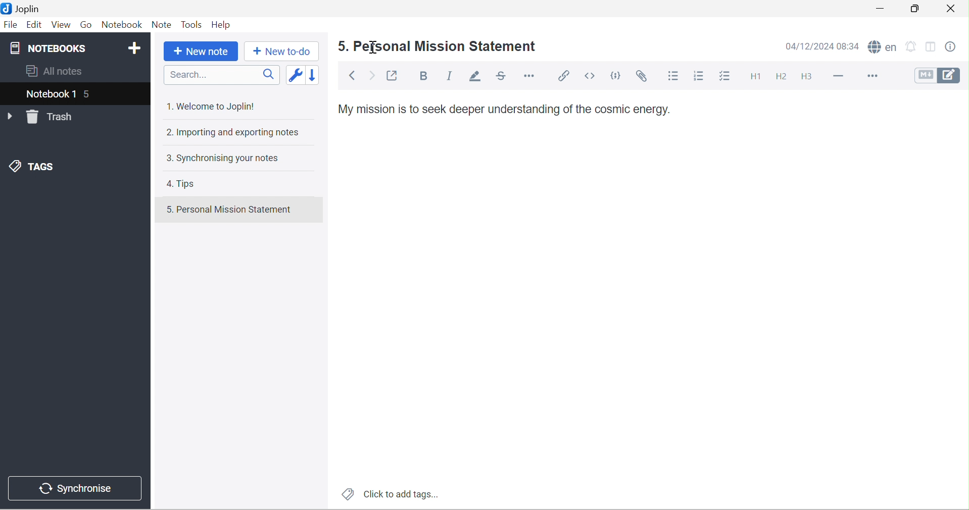 The height and width of the screenshot is (510, 969). Describe the element at coordinates (32, 165) in the screenshot. I see `TAGS` at that location.